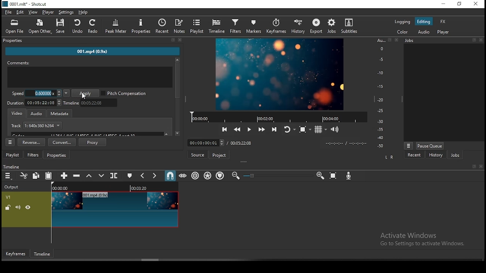 This screenshot has width=486, height=273. What do you see at coordinates (320, 174) in the screenshot?
I see `zoom timeline In` at bounding box center [320, 174].